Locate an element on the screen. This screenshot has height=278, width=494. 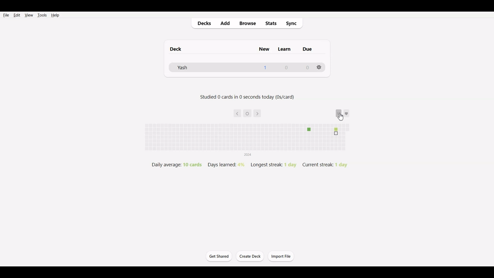
Get Started is located at coordinates (218, 256).